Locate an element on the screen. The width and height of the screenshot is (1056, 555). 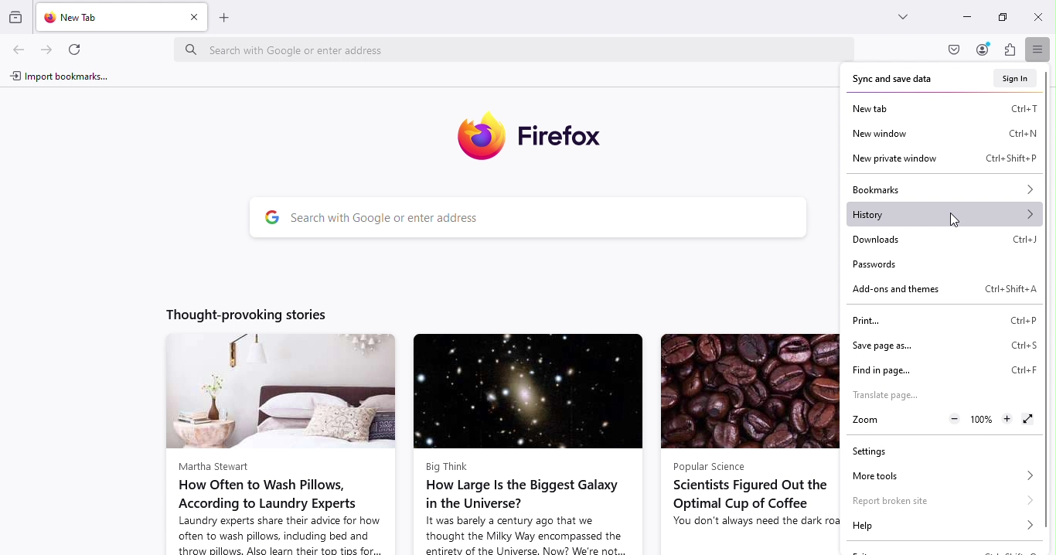
Close tab is located at coordinates (192, 18).